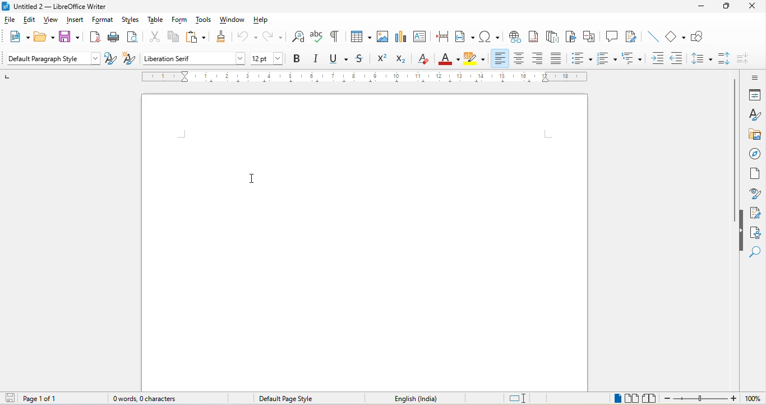  I want to click on align center, so click(518, 59).